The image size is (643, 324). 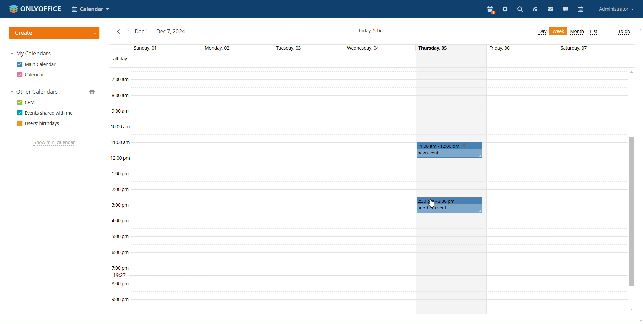 I want to click on boxes, so click(x=556, y=193).